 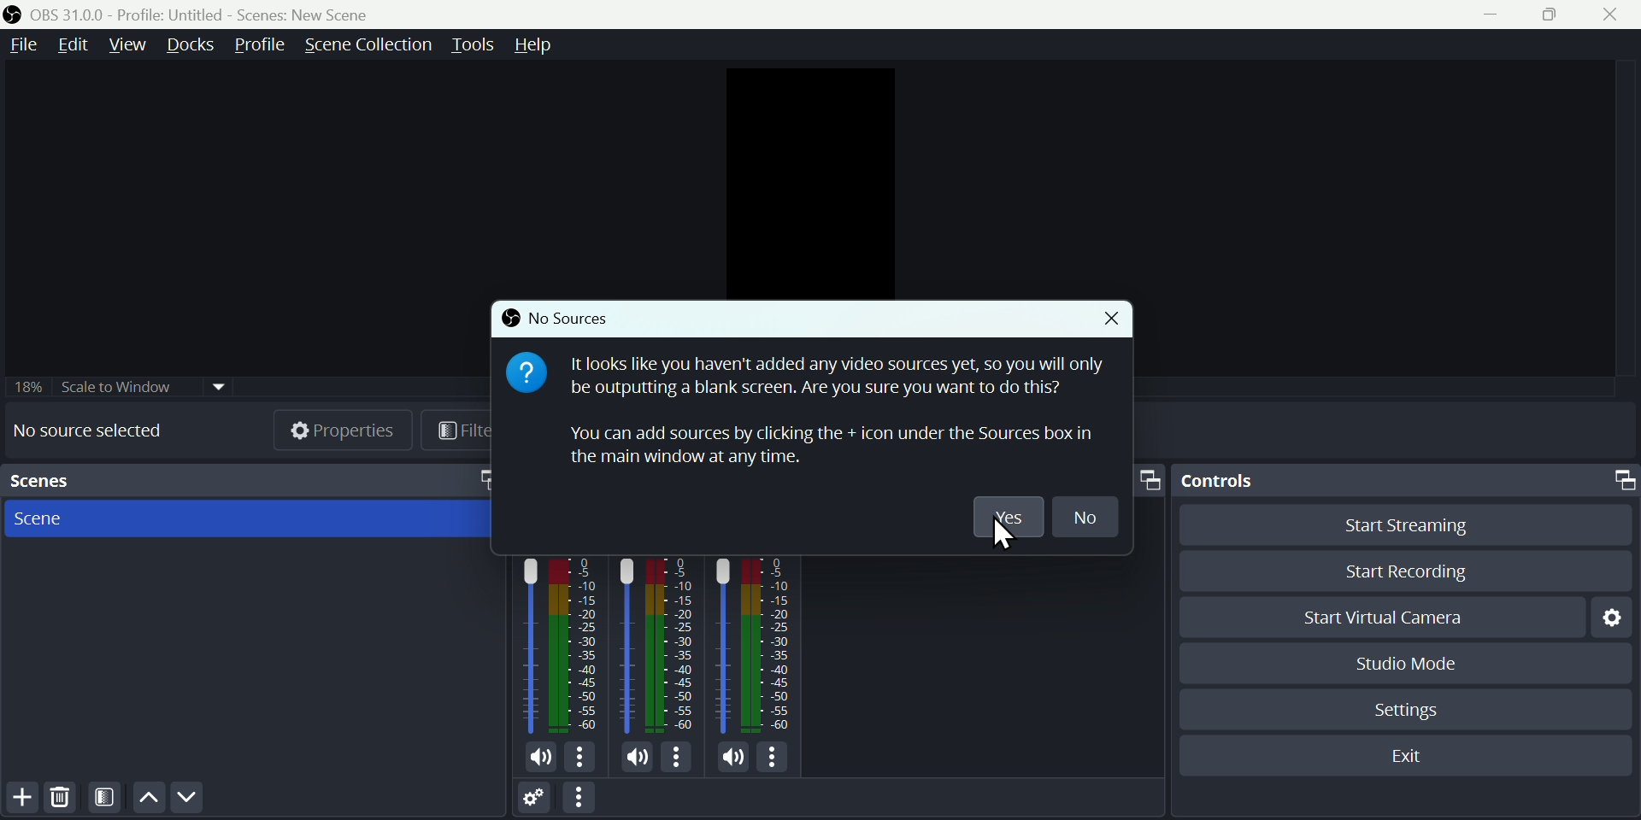 I want to click on Docks, so click(x=192, y=44).